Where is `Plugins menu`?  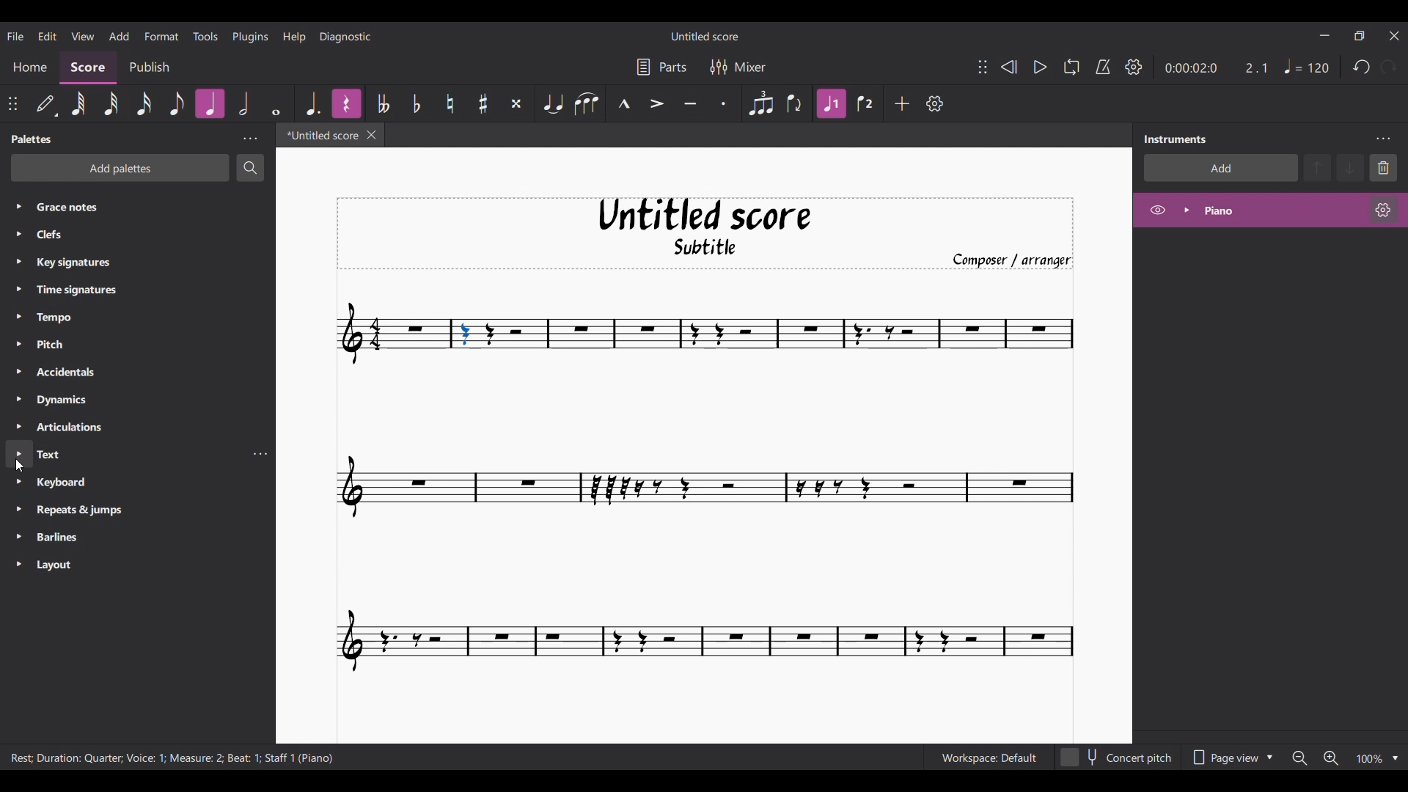
Plugins menu is located at coordinates (250, 37).